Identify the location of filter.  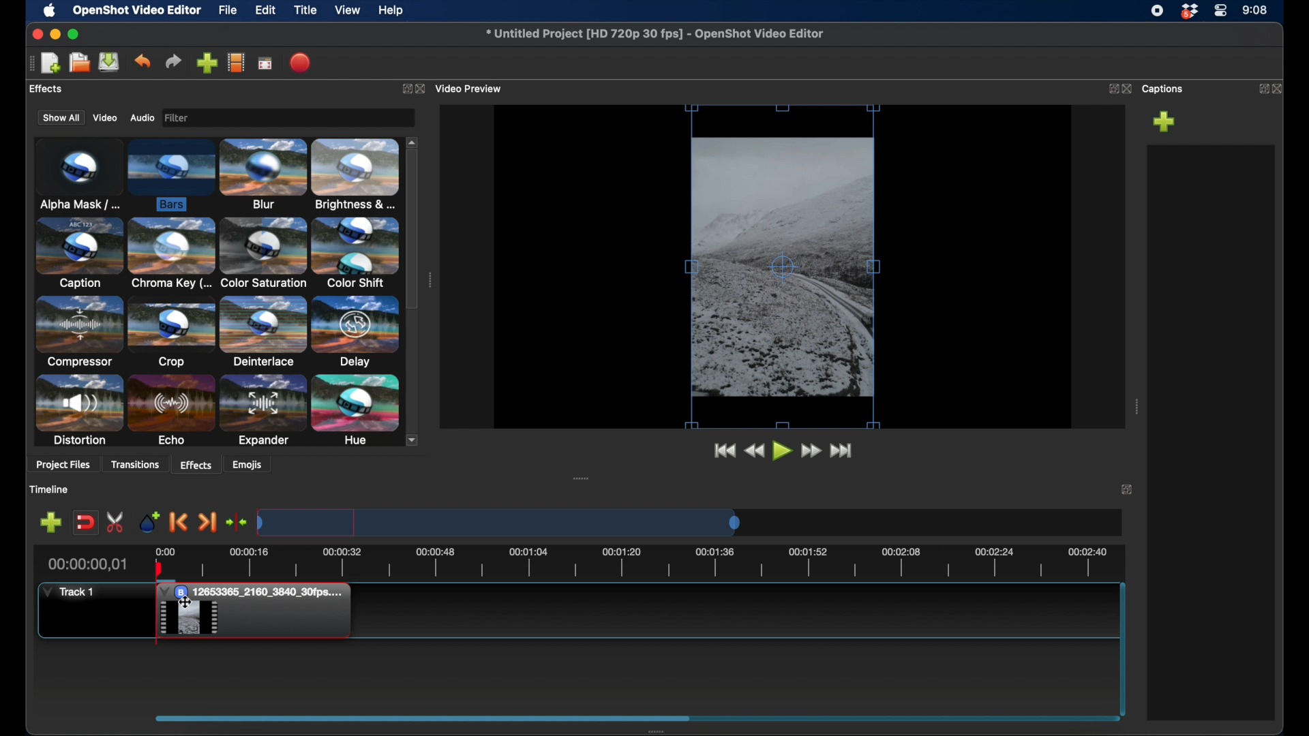
(217, 117).